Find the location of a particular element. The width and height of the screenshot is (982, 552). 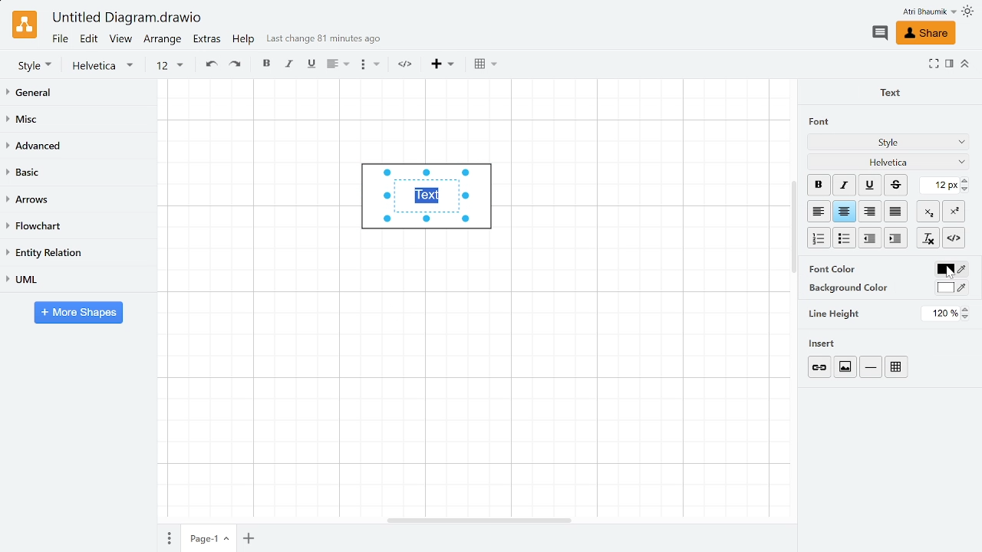

More shapes is located at coordinates (78, 314).